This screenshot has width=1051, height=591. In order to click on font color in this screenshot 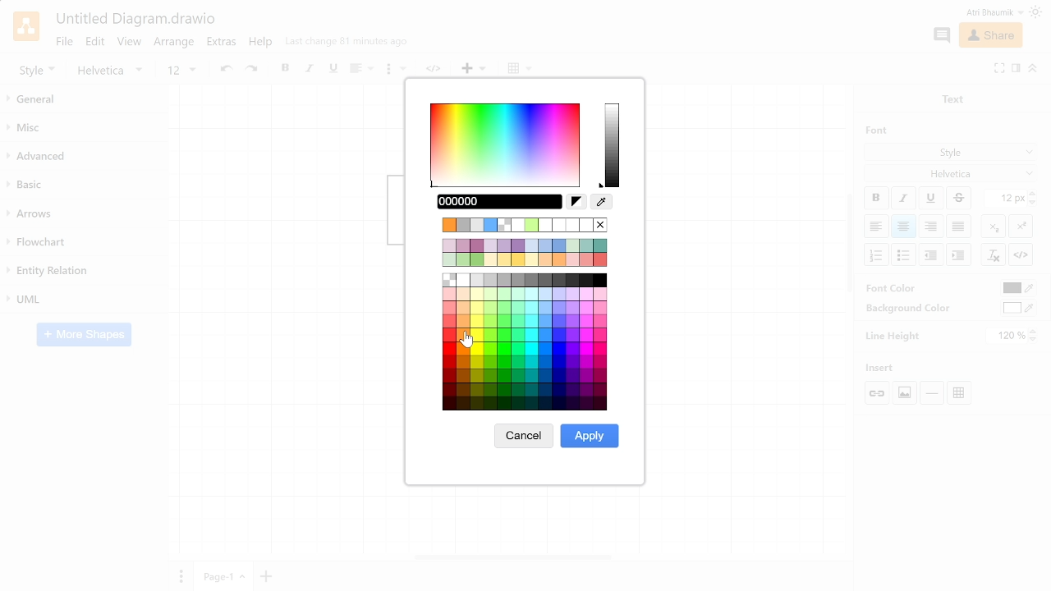, I will do `click(893, 287)`.